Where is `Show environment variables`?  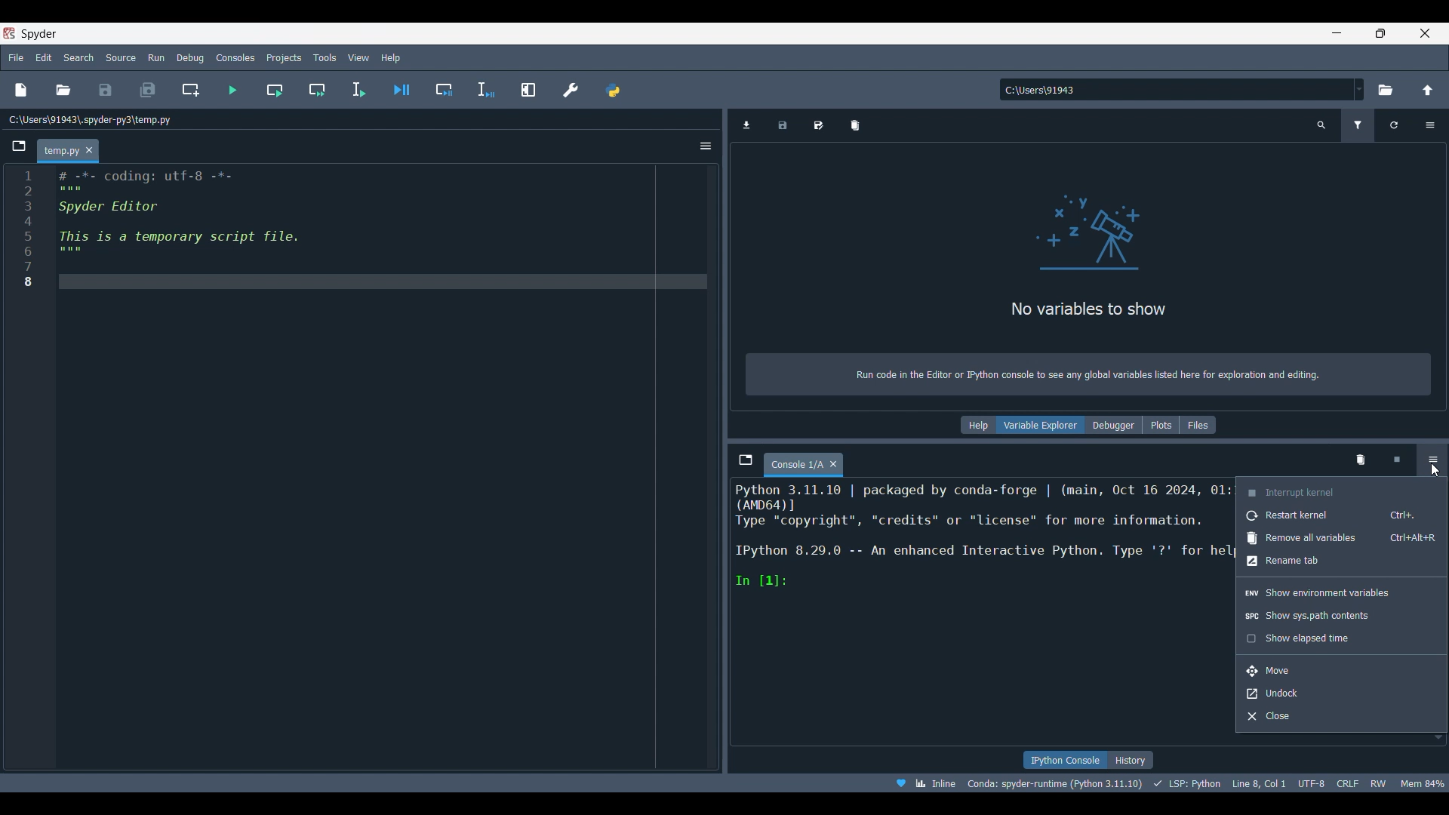 Show environment variables is located at coordinates (1342, 592).